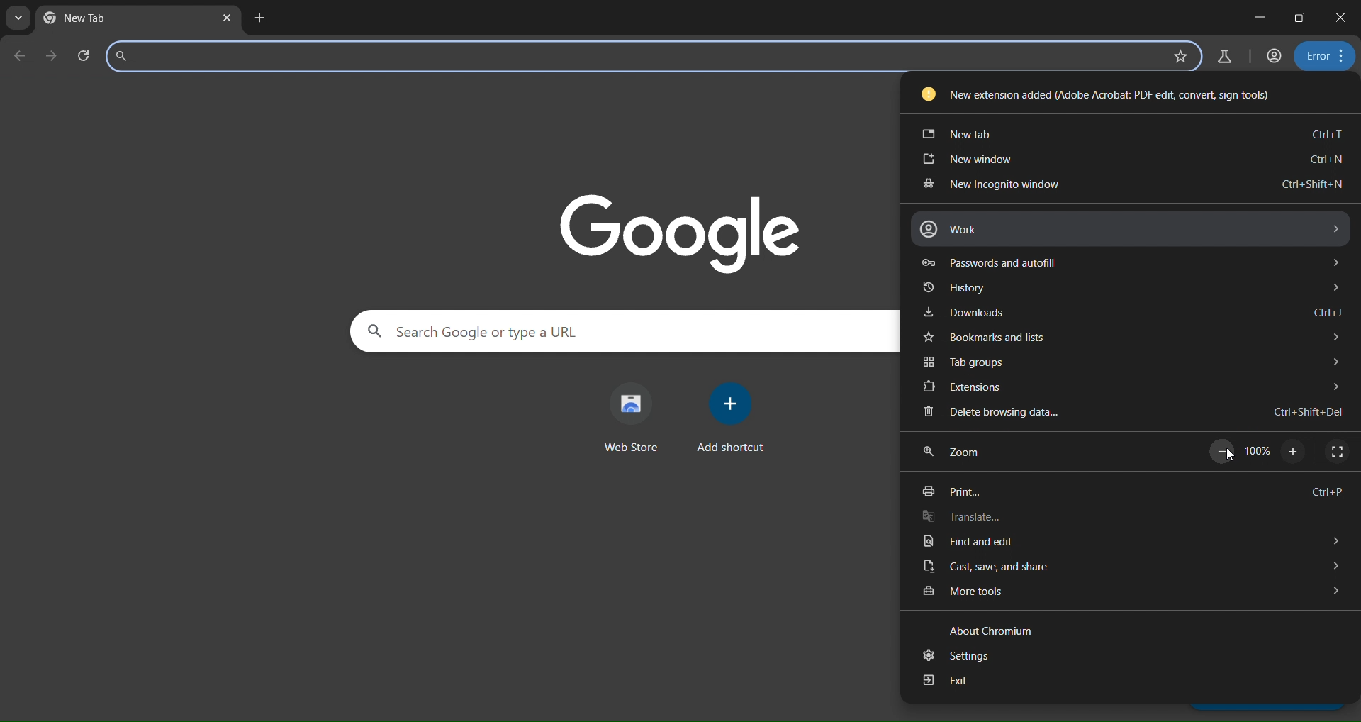 The width and height of the screenshot is (1361, 722). I want to click on minimize, so click(1258, 15).